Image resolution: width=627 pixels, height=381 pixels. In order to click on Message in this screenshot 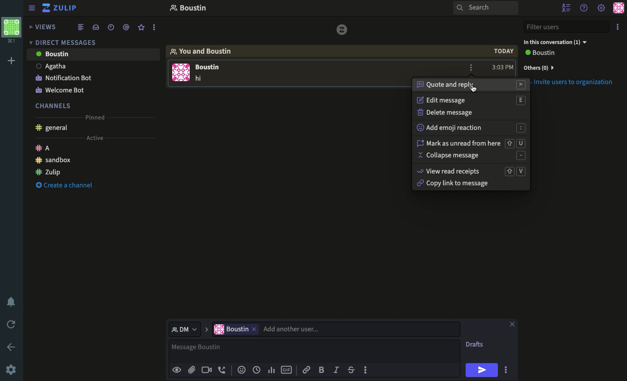, I will do `click(314, 349)`.